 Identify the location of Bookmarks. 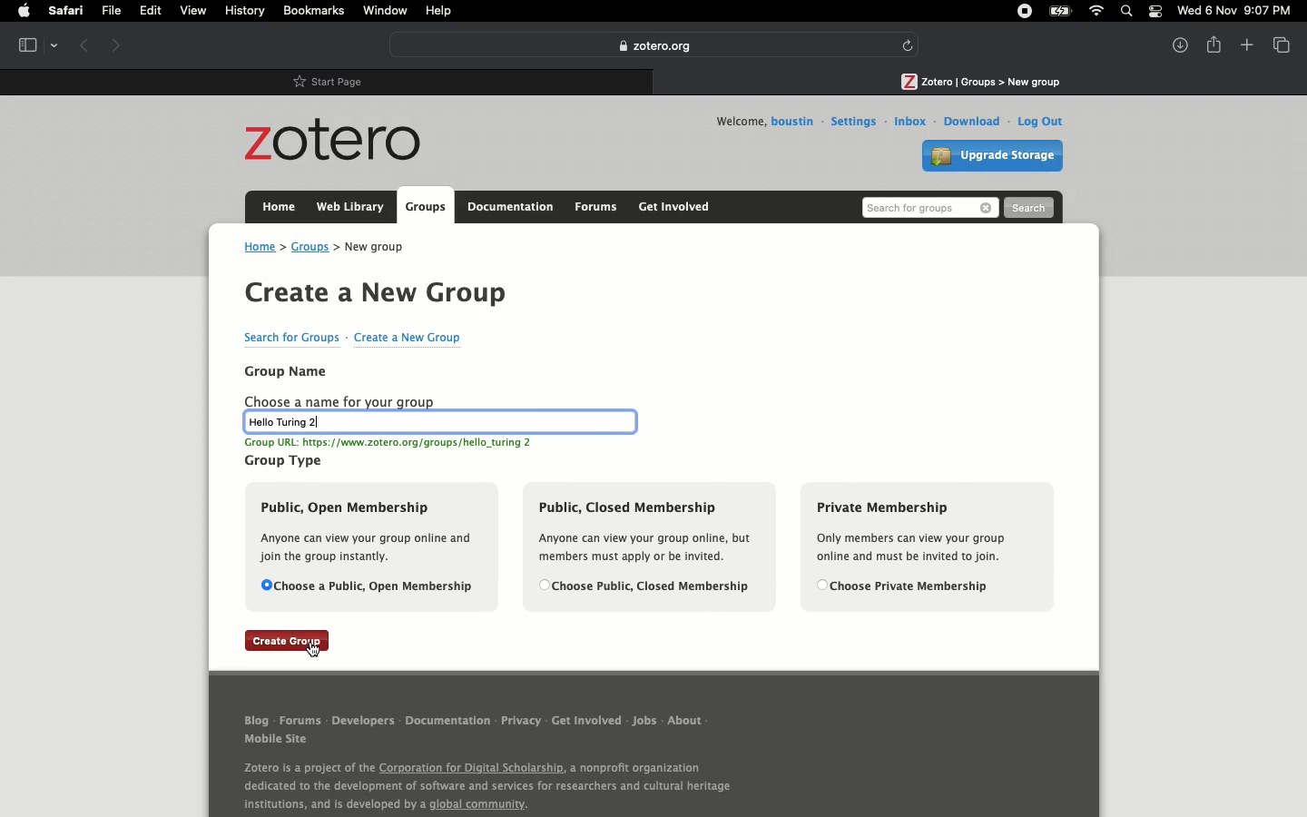
(314, 11).